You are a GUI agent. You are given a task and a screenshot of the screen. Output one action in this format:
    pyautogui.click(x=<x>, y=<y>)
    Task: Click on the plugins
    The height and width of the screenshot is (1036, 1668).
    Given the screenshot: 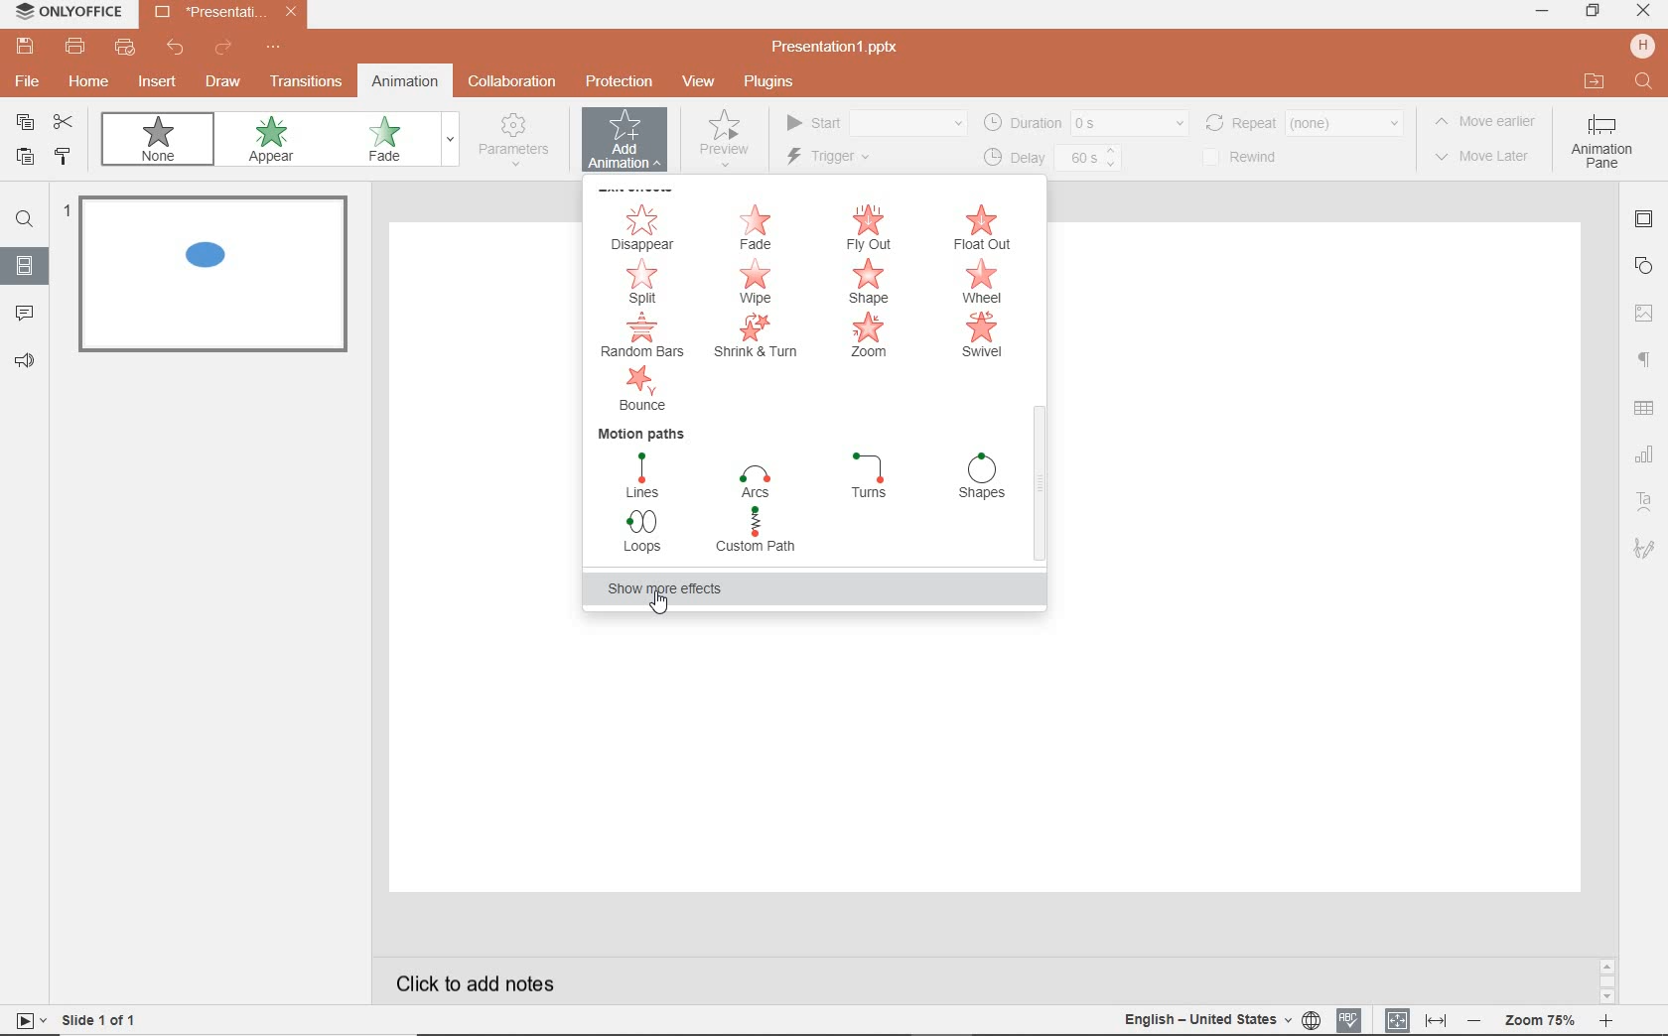 What is the action you would take?
    pyautogui.click(x=779, y=82)
    